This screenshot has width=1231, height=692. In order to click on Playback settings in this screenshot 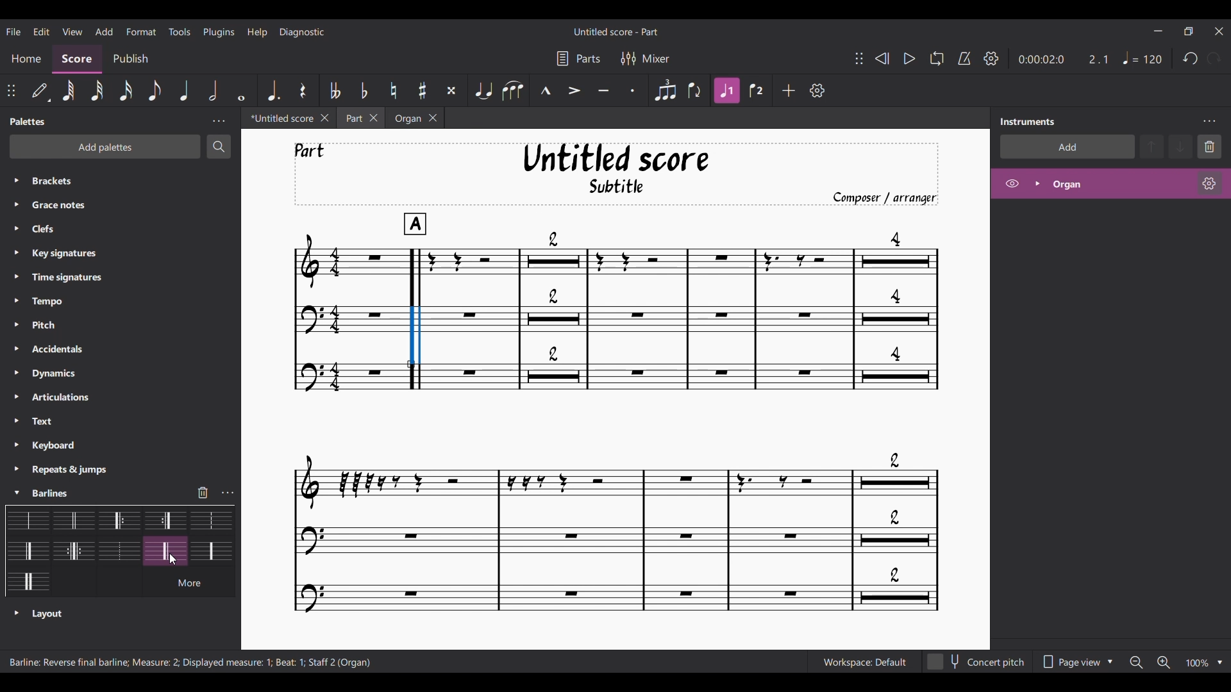, I will do `click(991, 58)`.